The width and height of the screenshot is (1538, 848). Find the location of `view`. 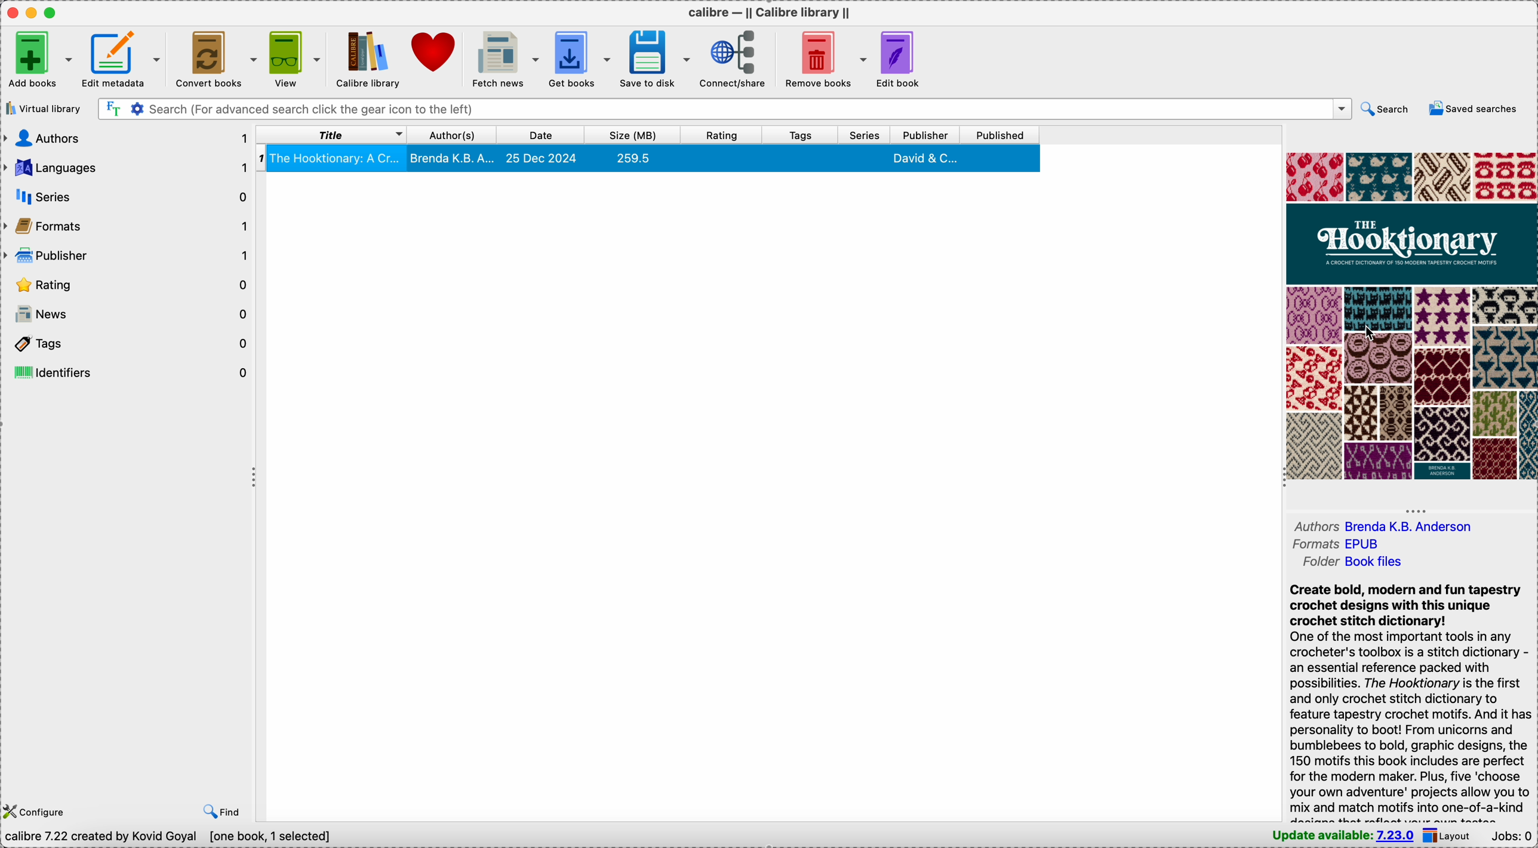

view is located at coordinates (291, 57).